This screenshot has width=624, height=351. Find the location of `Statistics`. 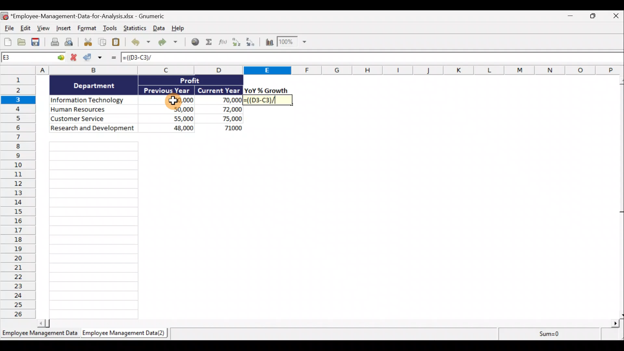

Statistics is located at coordinates (134, 28).